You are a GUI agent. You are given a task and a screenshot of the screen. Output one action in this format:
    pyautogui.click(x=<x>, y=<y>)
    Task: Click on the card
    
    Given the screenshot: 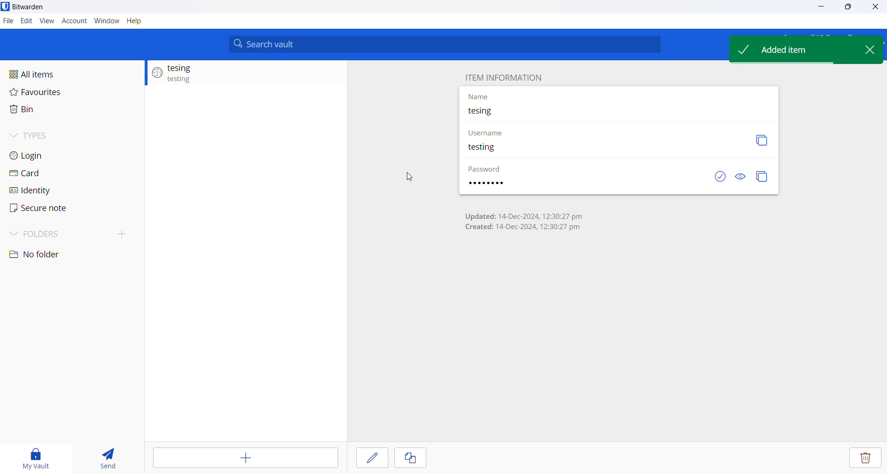 What is the action you would take?
    pyautogui.click(x=52, y=173)
    